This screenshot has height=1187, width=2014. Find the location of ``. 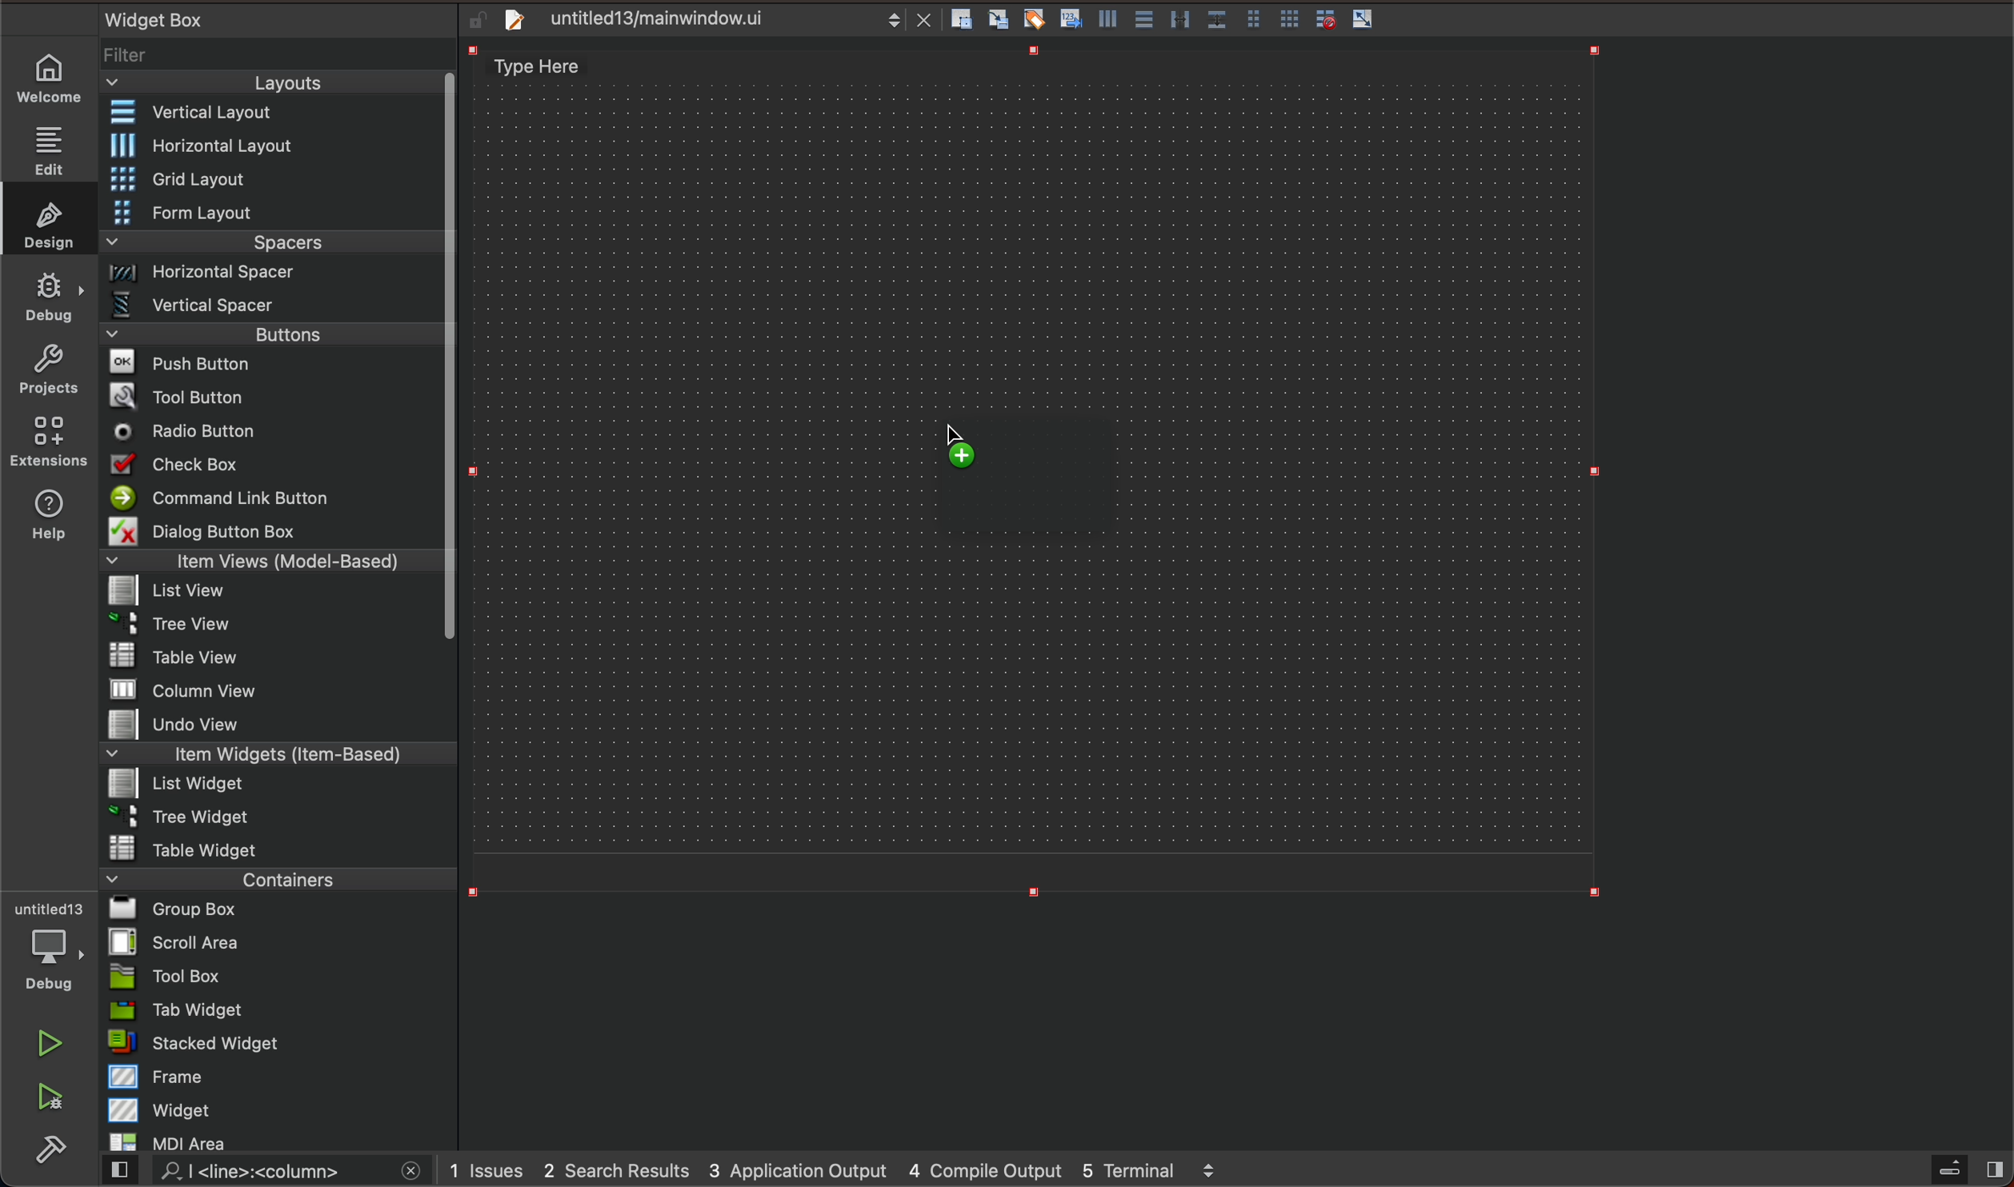

 is located at coordinates (963, 19).